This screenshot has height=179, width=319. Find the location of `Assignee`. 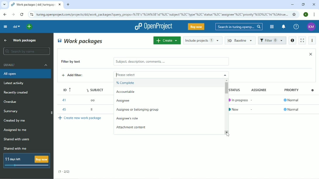

Assignee is located at coordinates (260, 89).